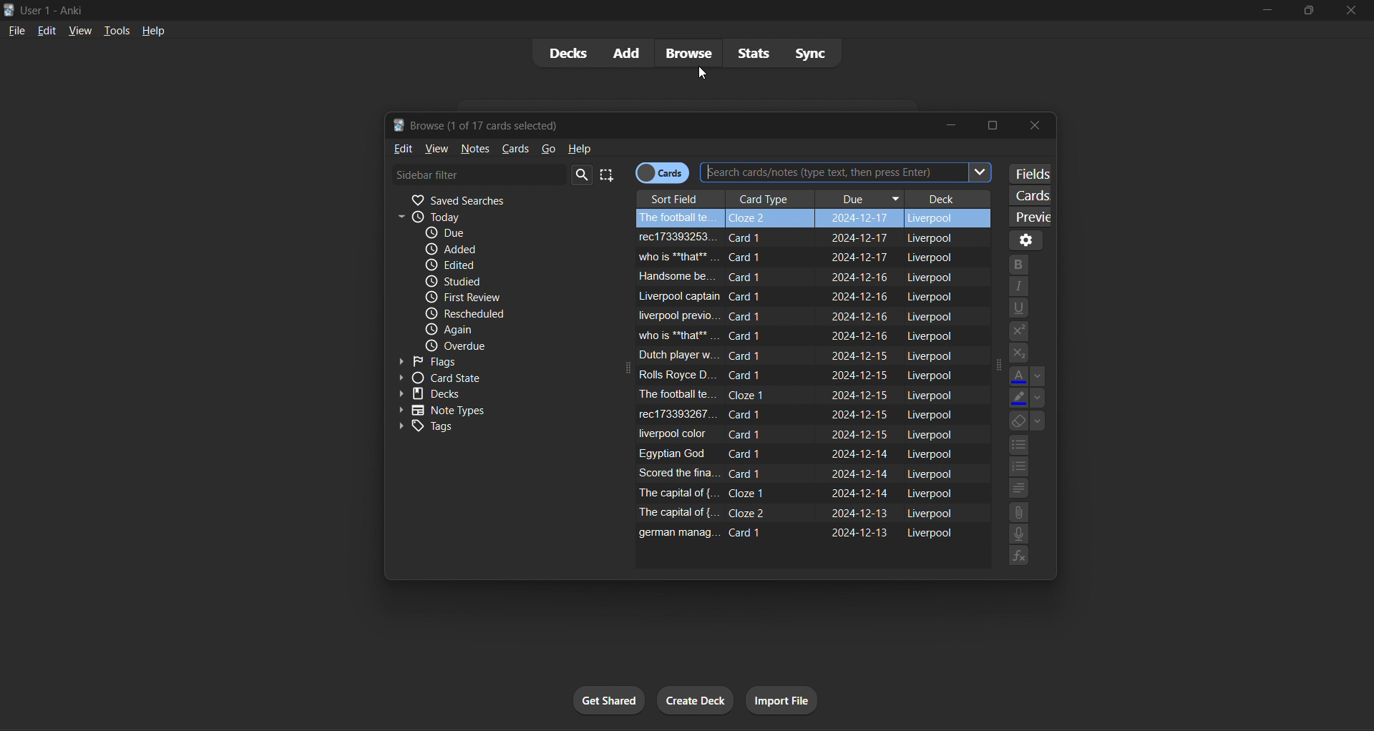 The image size is (1374, 731). Describe the element at coordinates (492, 393) in the screenshot. I see `decks filter` at that location.